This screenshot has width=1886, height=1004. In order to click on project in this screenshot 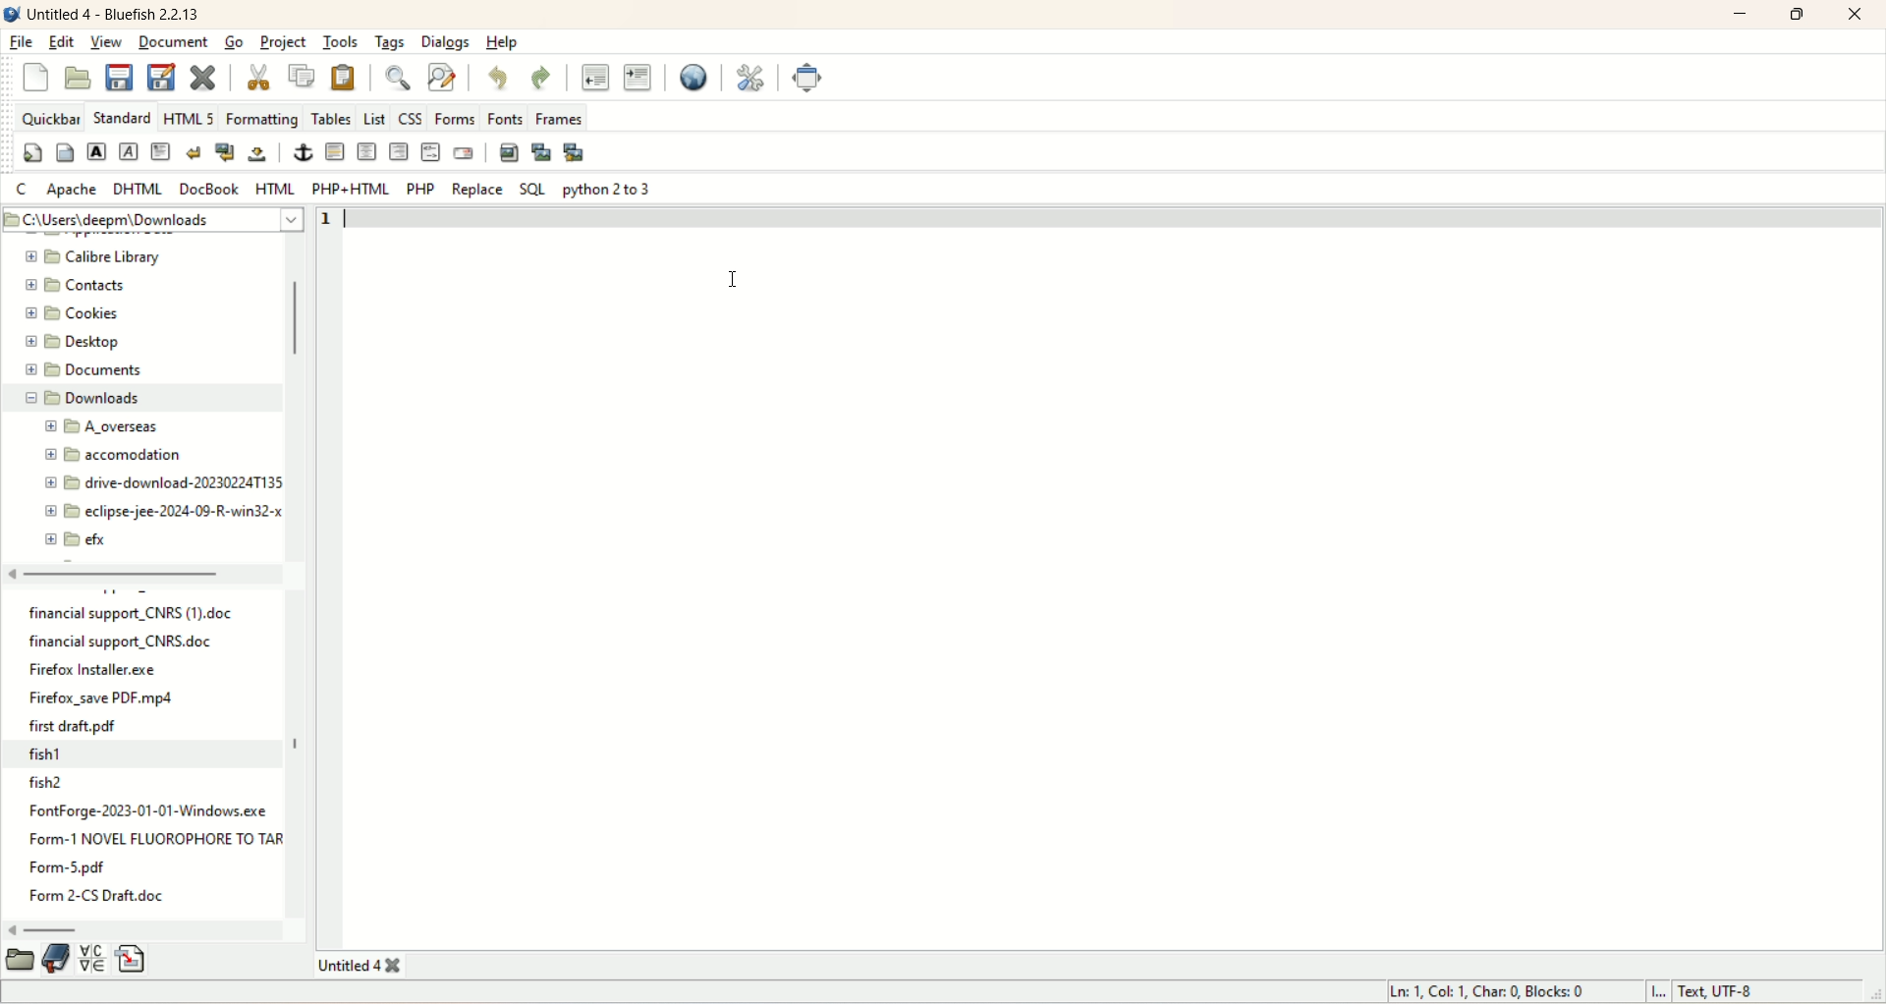, I will do `click(282, 41)`.